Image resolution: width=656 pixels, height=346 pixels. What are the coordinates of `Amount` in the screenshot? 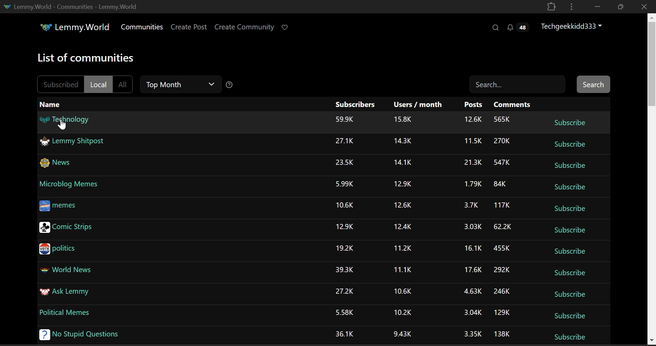 It's located at (504, 333).